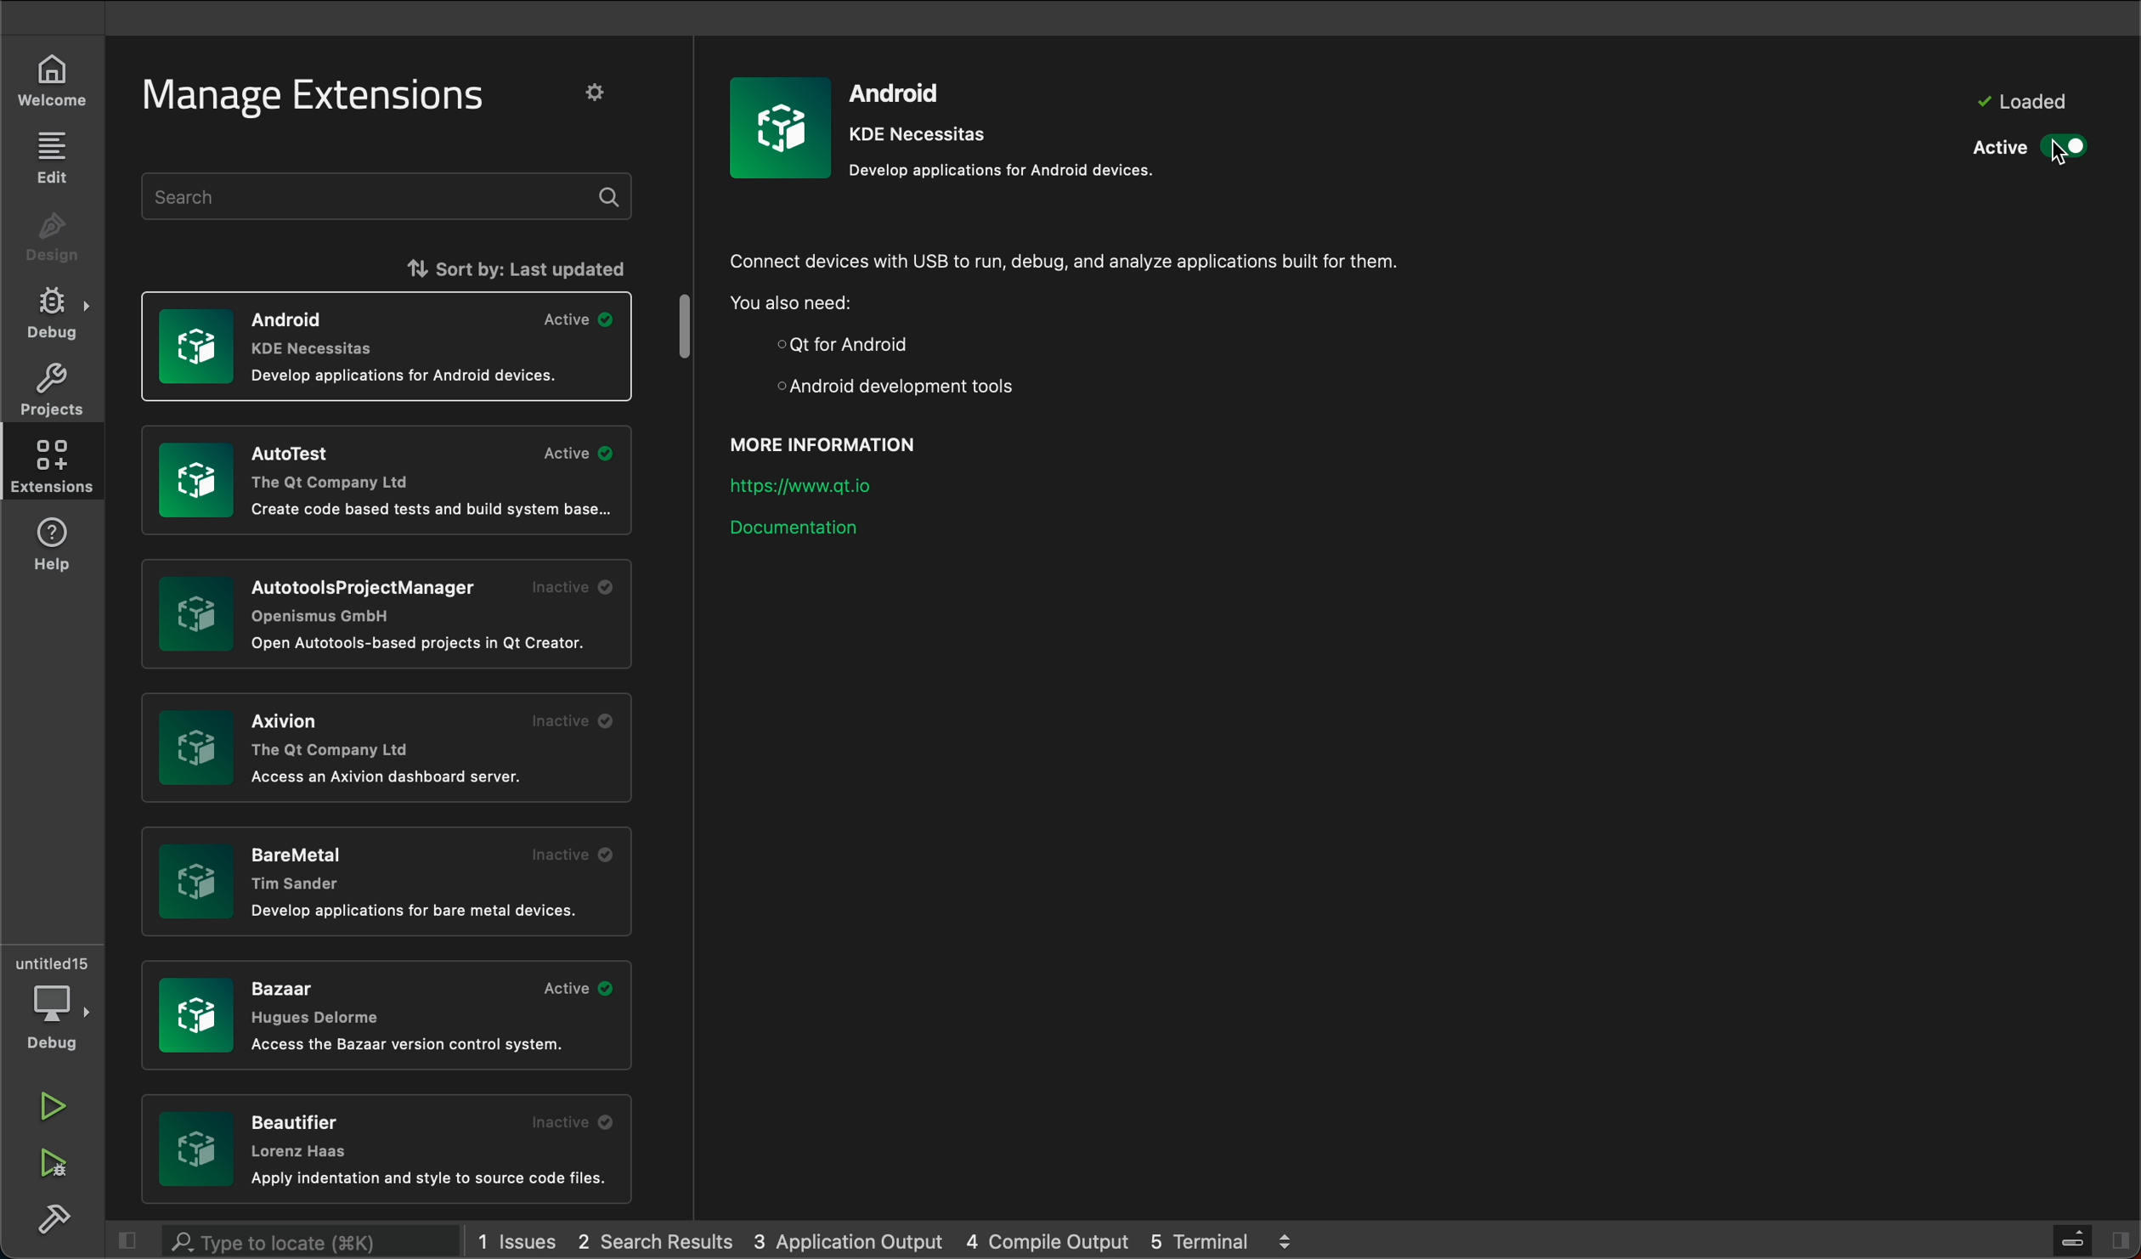 This screenshot has height=1259, width=2141. I want to click on extensions list, so click(388, 1018).